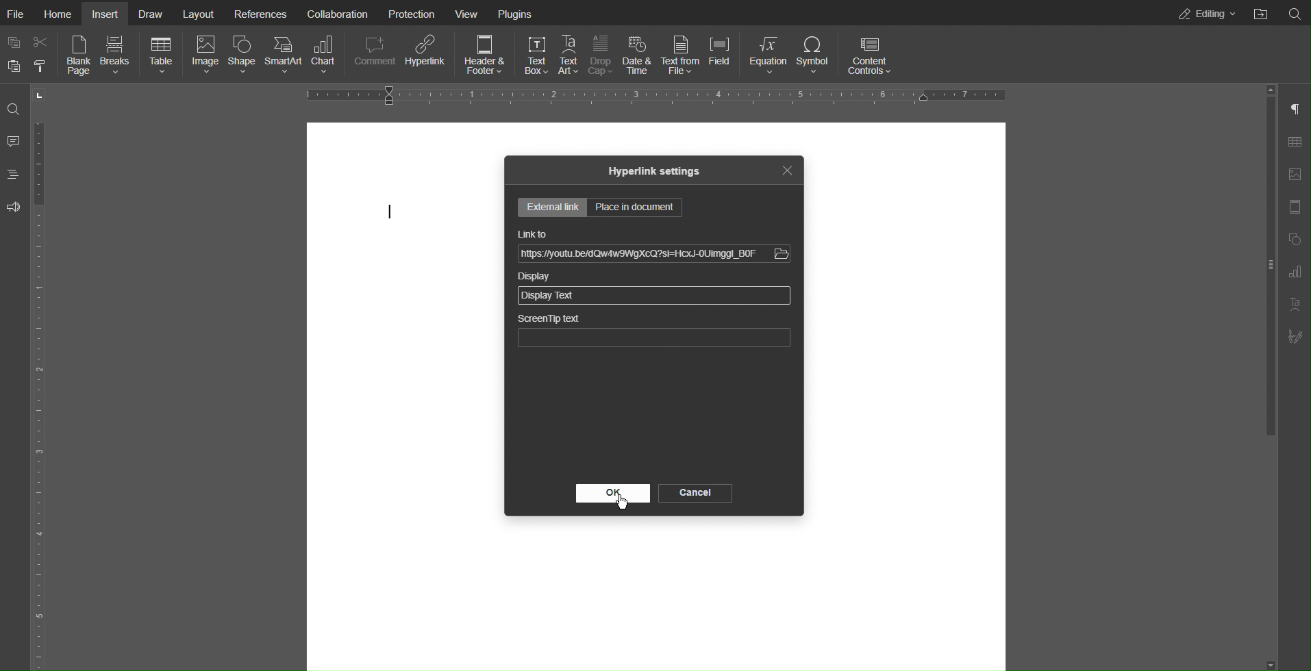 This screenshot has height=671, width=1311. What do you see at coordinates (1261, 13) in the screenshot?
I see `Open File Location` at bounding box center [1261, 13].